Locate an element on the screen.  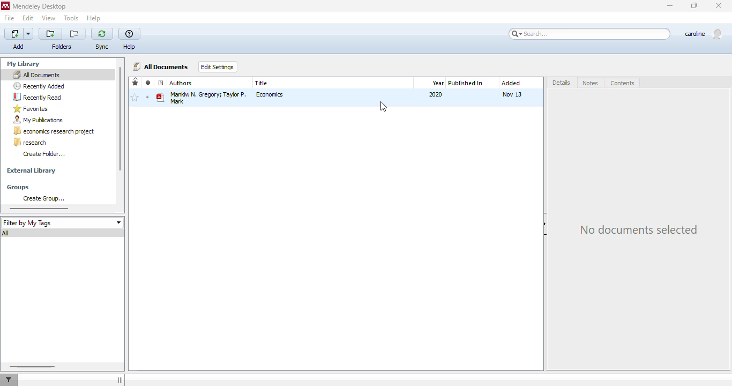
no document selected is located at coordinates (640, 229).